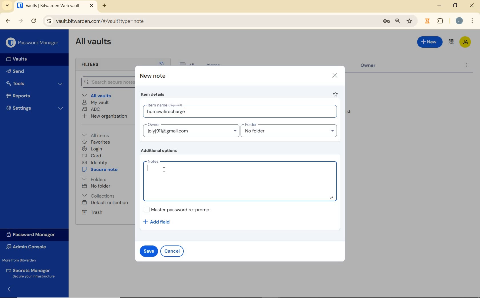 This screenshot has width=480, height=298. What do you see at coordinates (92, 212) in the screenshot?
I see `Trash` at bounding box center [92, 212].